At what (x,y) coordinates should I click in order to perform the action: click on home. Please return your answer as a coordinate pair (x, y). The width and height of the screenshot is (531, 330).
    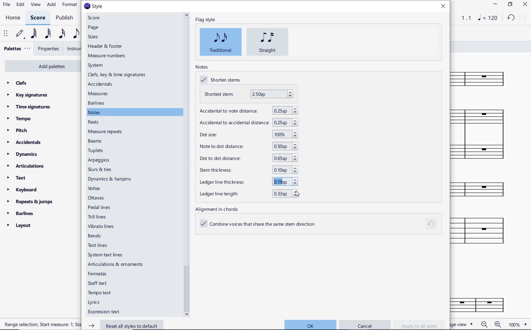
    Looking at the image, I should click on (14, 18).